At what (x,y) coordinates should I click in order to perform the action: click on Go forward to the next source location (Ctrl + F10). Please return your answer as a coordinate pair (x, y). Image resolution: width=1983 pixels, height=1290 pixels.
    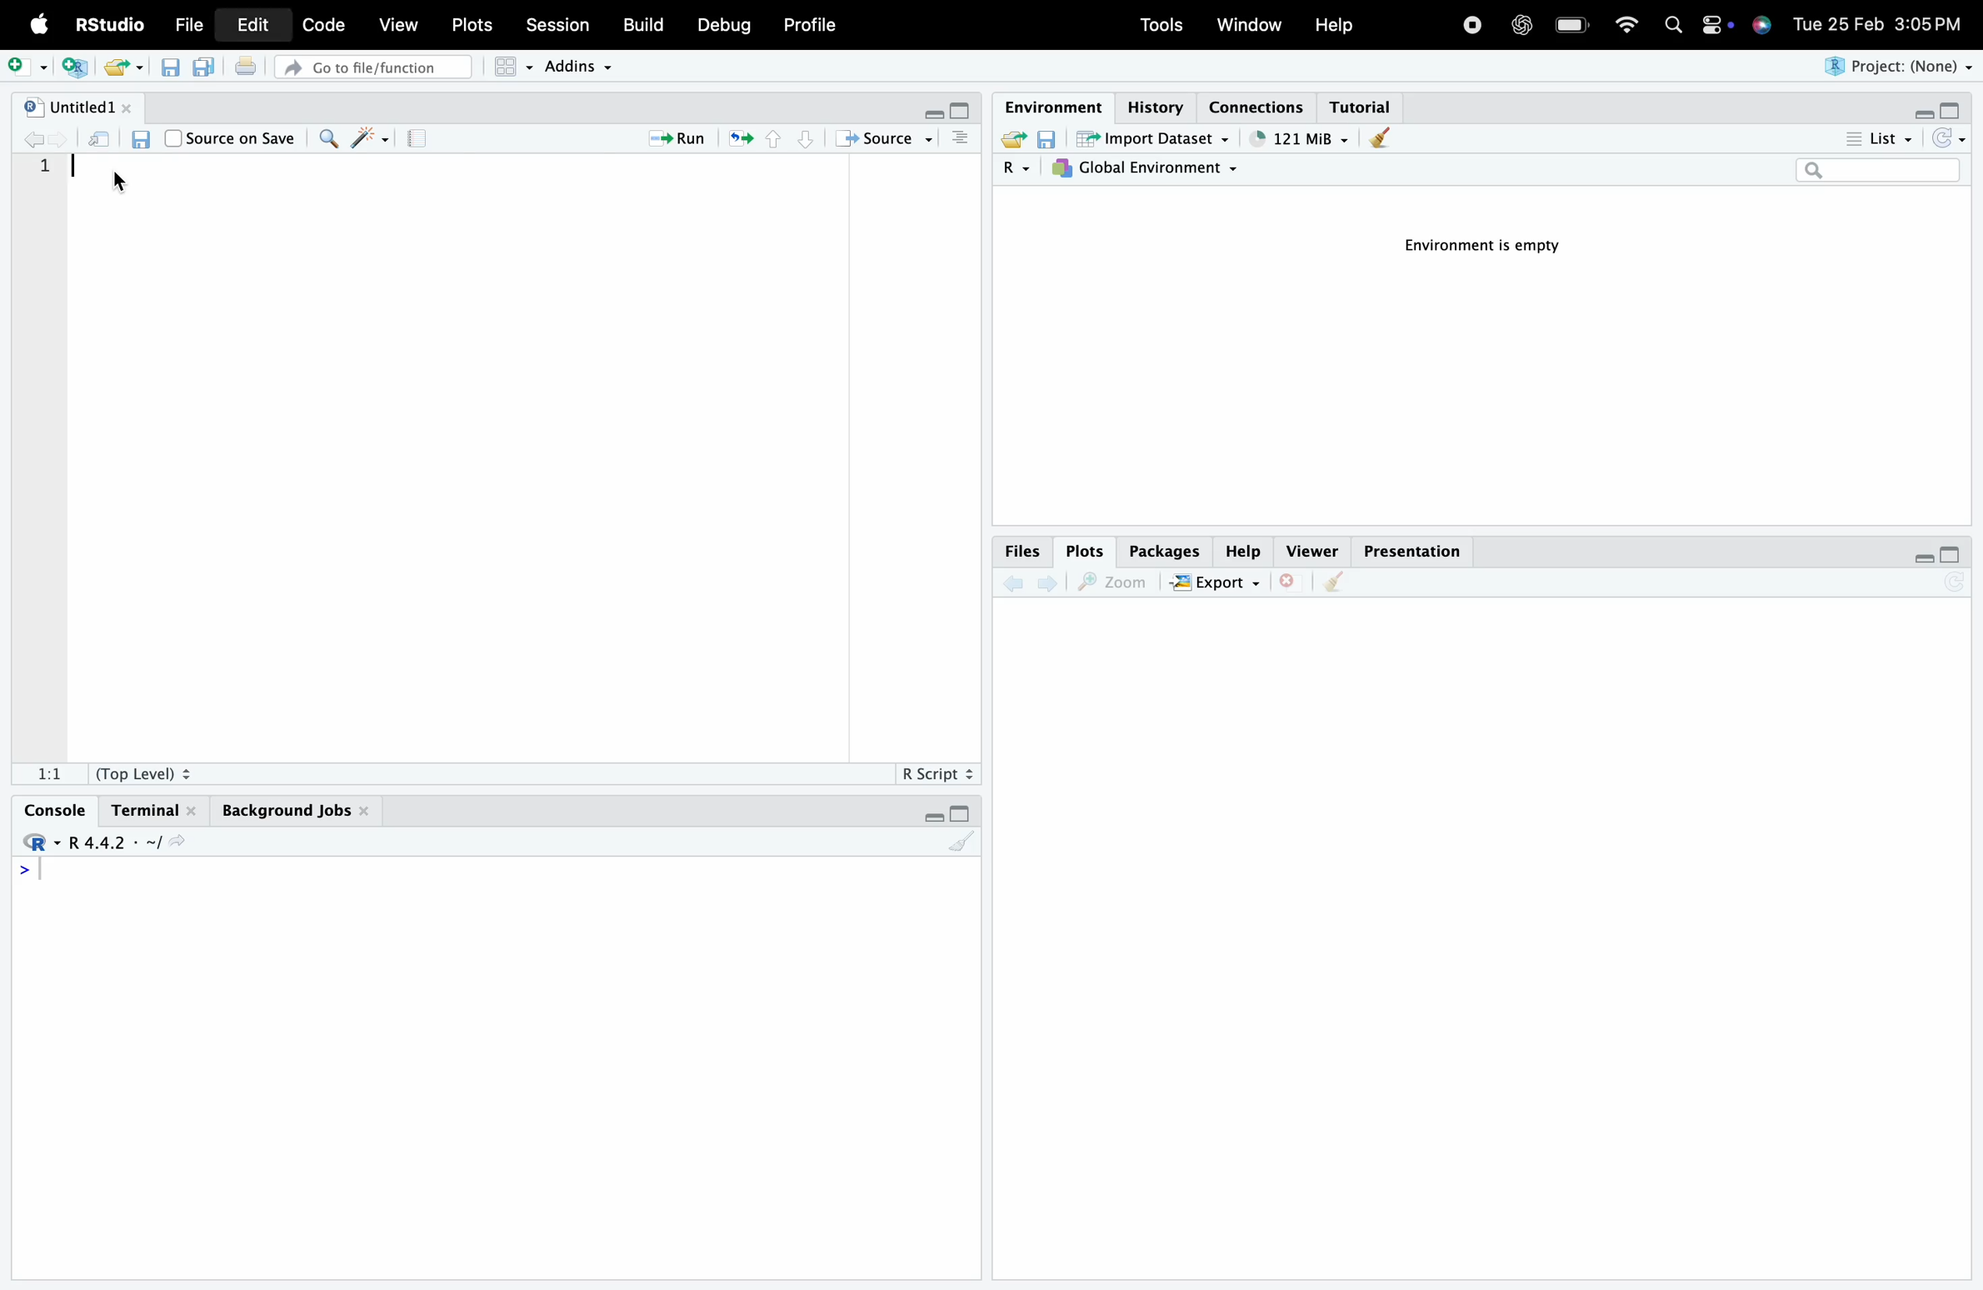
    Looking at the image, I should click on (60, 138).